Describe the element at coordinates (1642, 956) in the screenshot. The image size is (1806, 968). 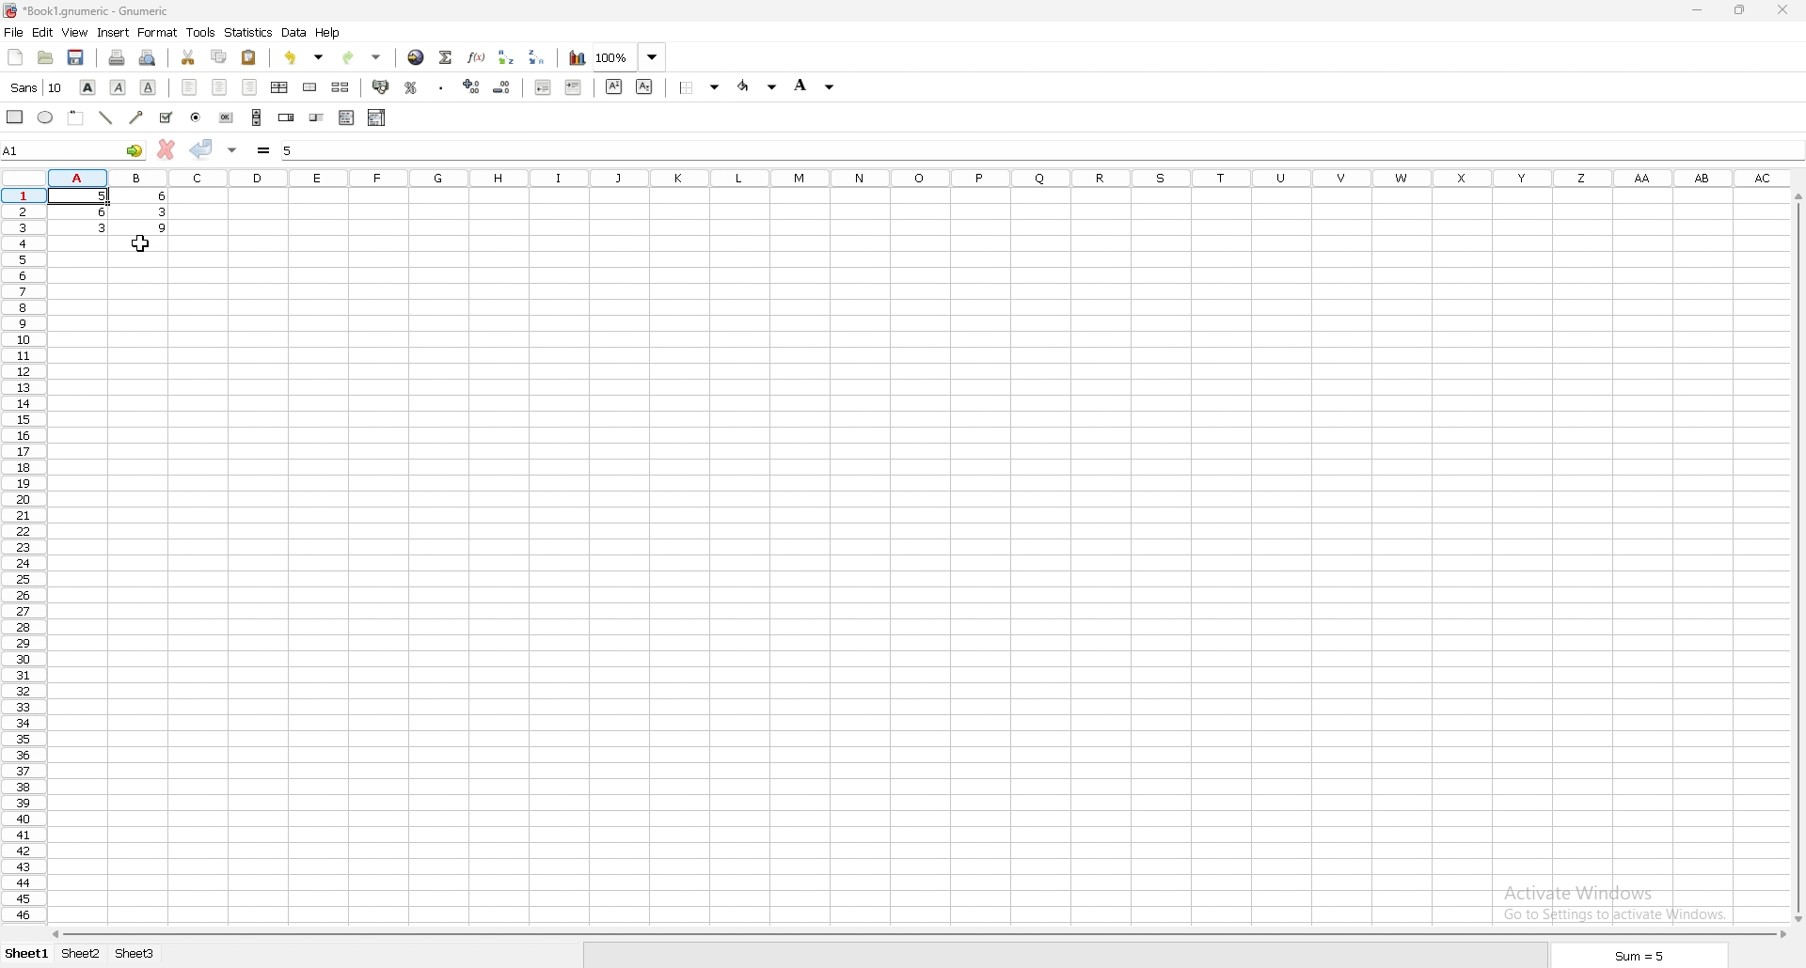
I see `sum` at that location.